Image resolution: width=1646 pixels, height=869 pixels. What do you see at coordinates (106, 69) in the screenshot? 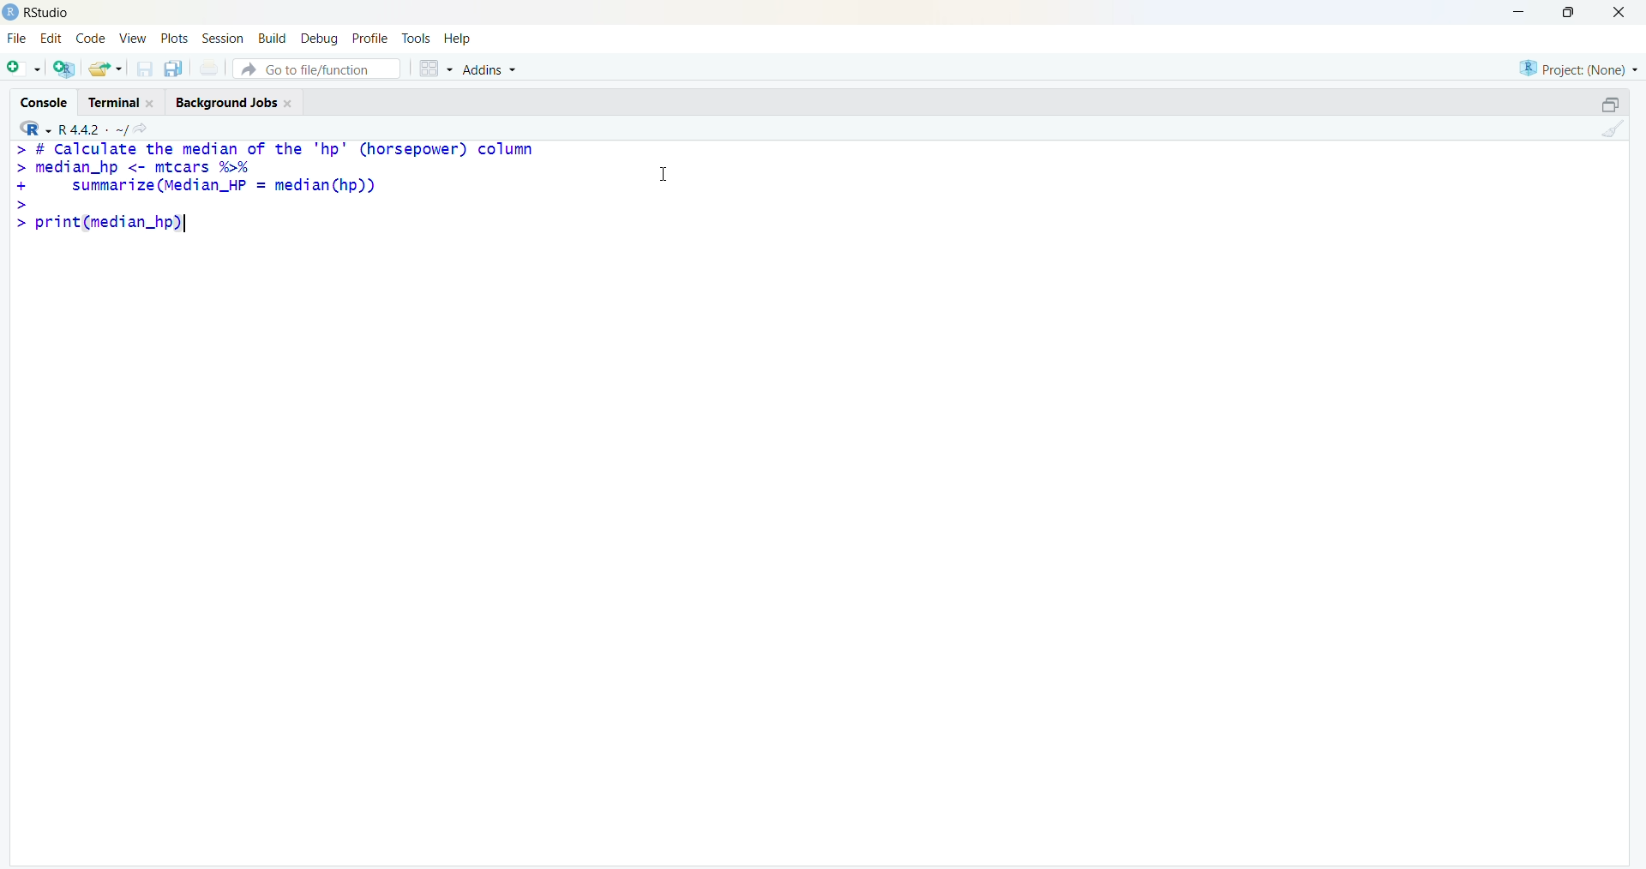
I see `share folder as` at bounding box center [106, 69].